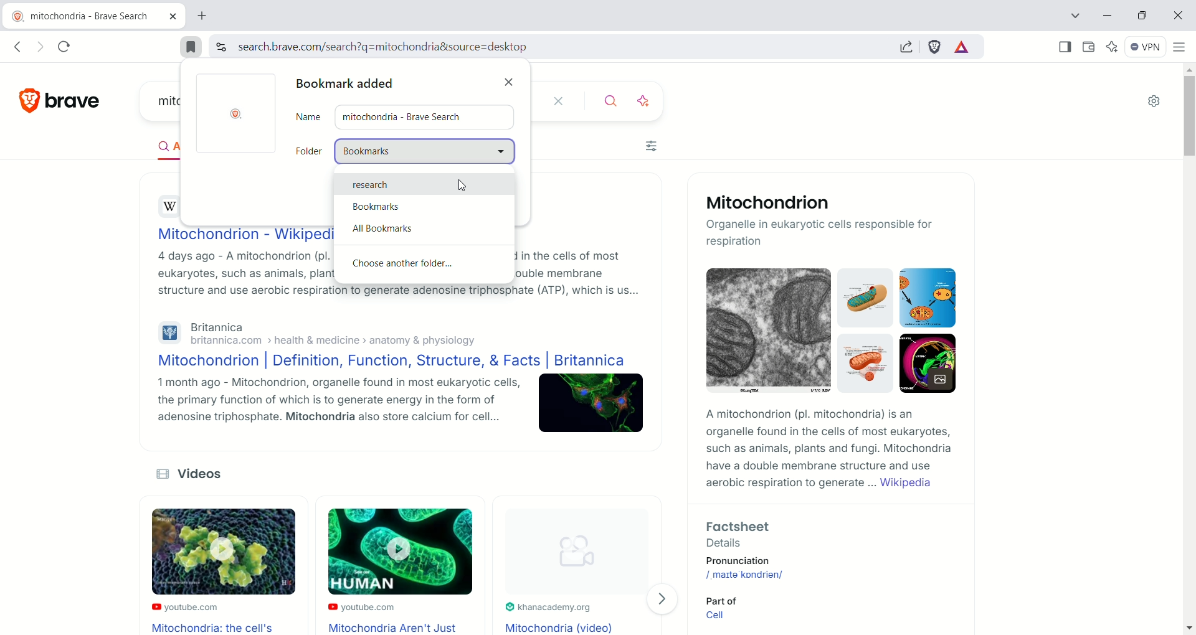  Describe the element at coordinates (83, 16) in the screenshot. I see `current tab` at that location.